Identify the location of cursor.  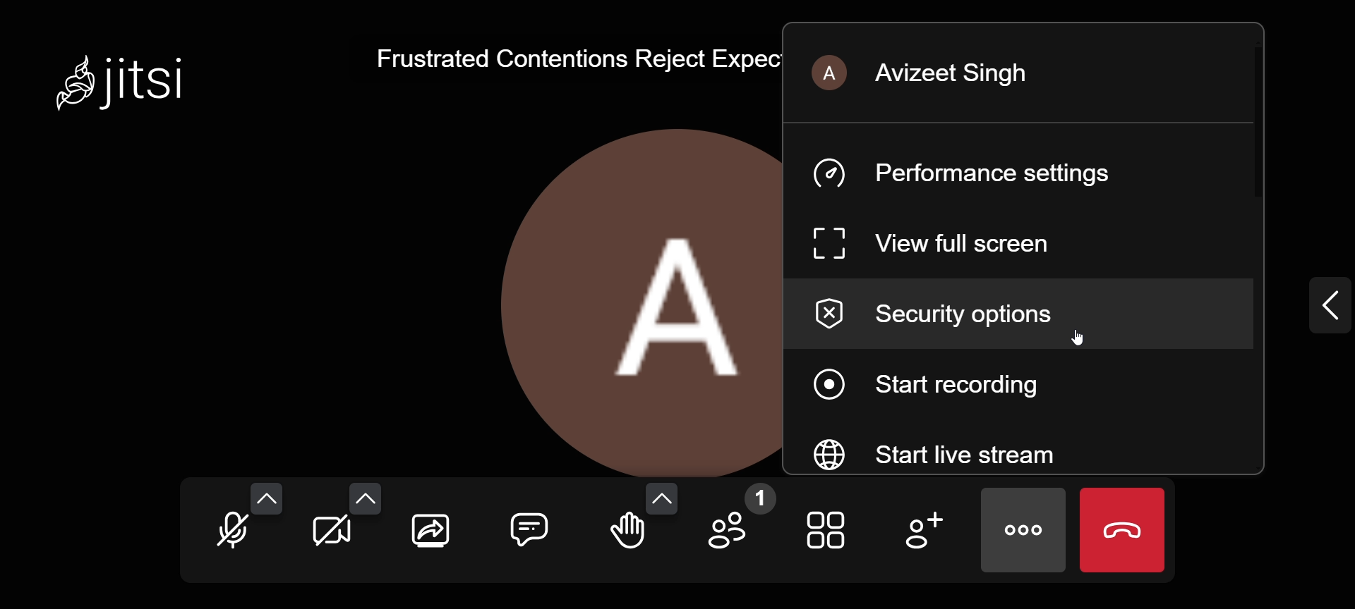
(1076, 344).